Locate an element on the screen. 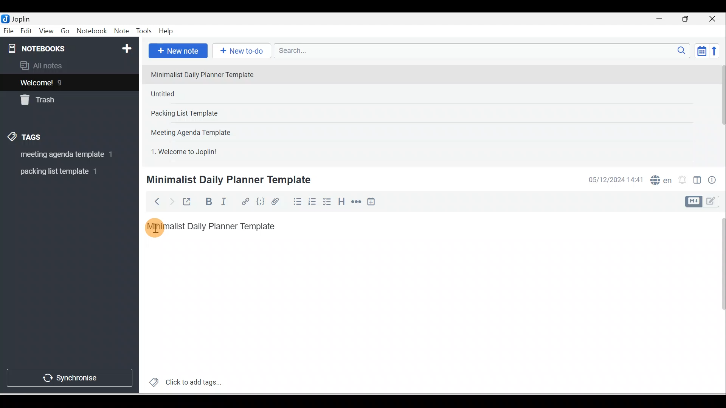 Image resolution: width=726 pixels, height=408 pixels. View is located at coordinates (46, 31).